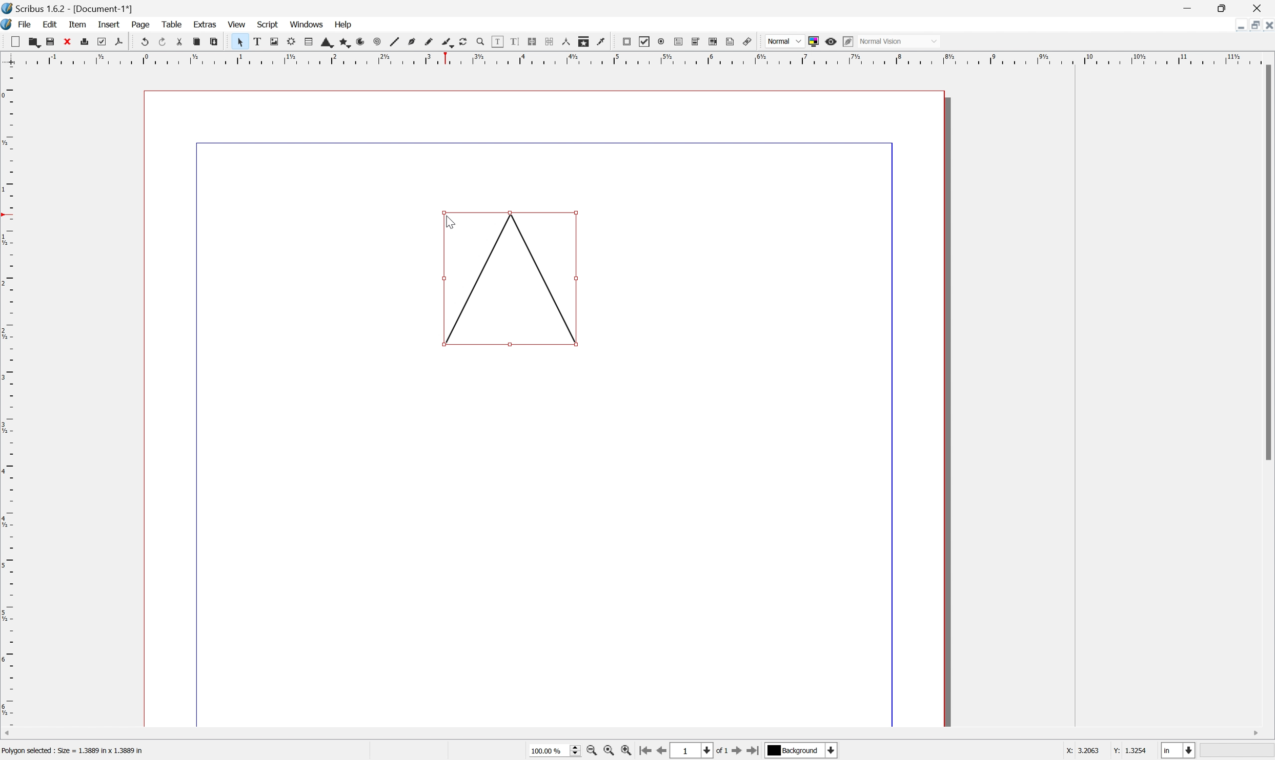 The width and height of the screenshot is (1275, 760). What do you see at coordinates (1267, 263) in the screenshot?
I see `Scroll Bar` at bounding box center [1267, 263].